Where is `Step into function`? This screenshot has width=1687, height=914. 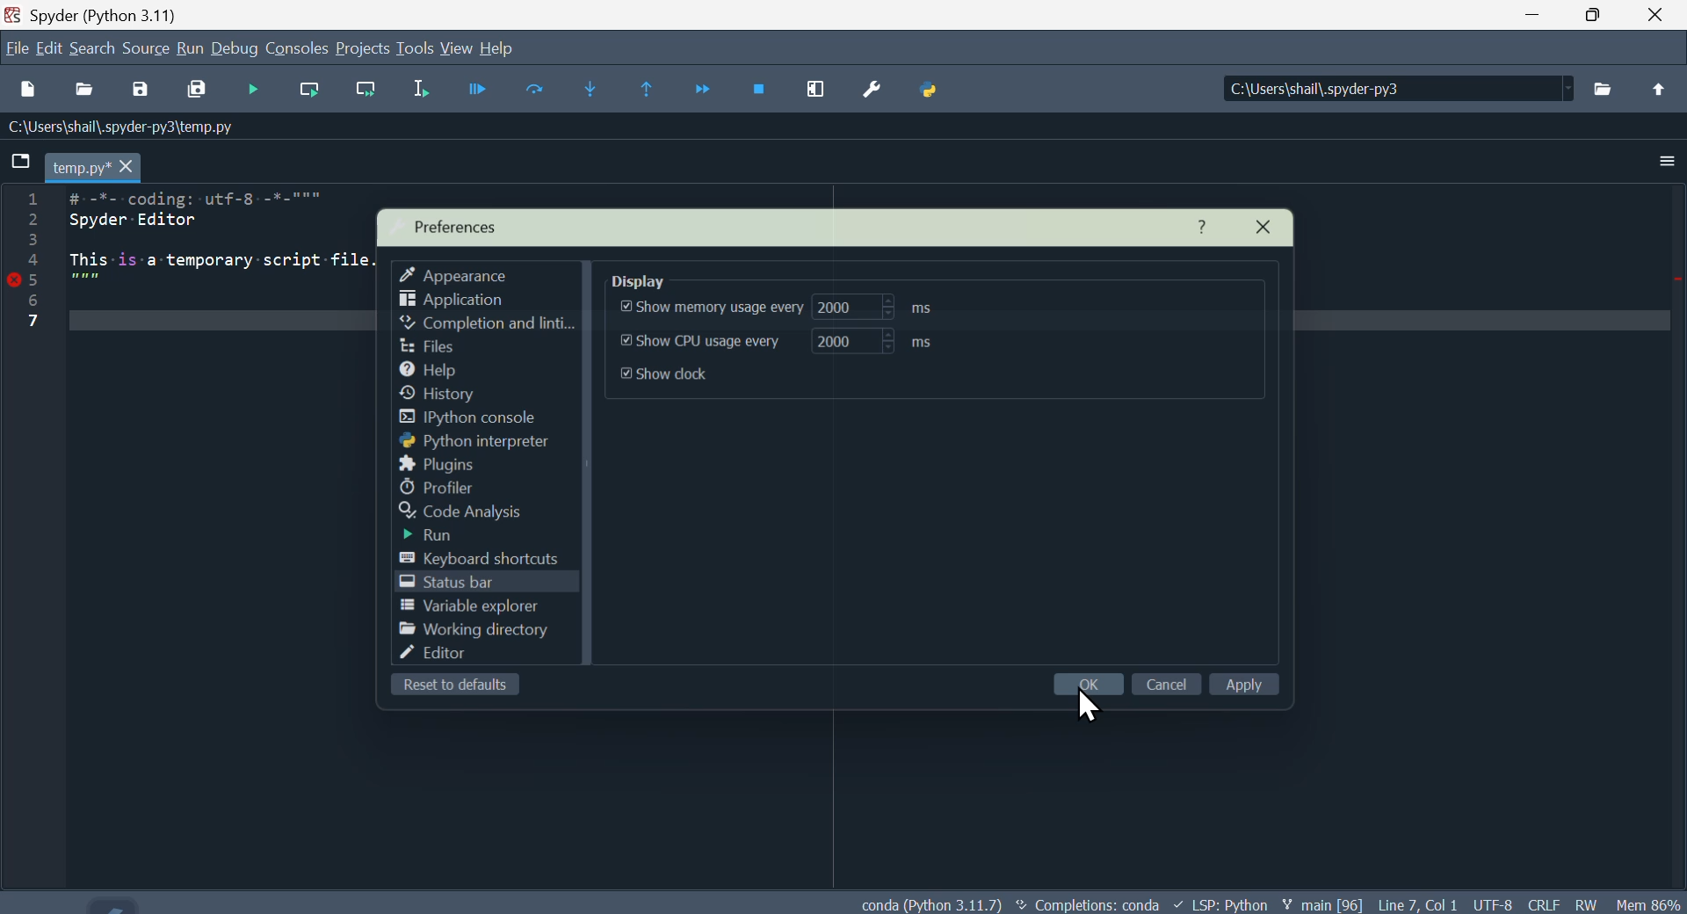 Step into function is located at coordinates (591, 87).